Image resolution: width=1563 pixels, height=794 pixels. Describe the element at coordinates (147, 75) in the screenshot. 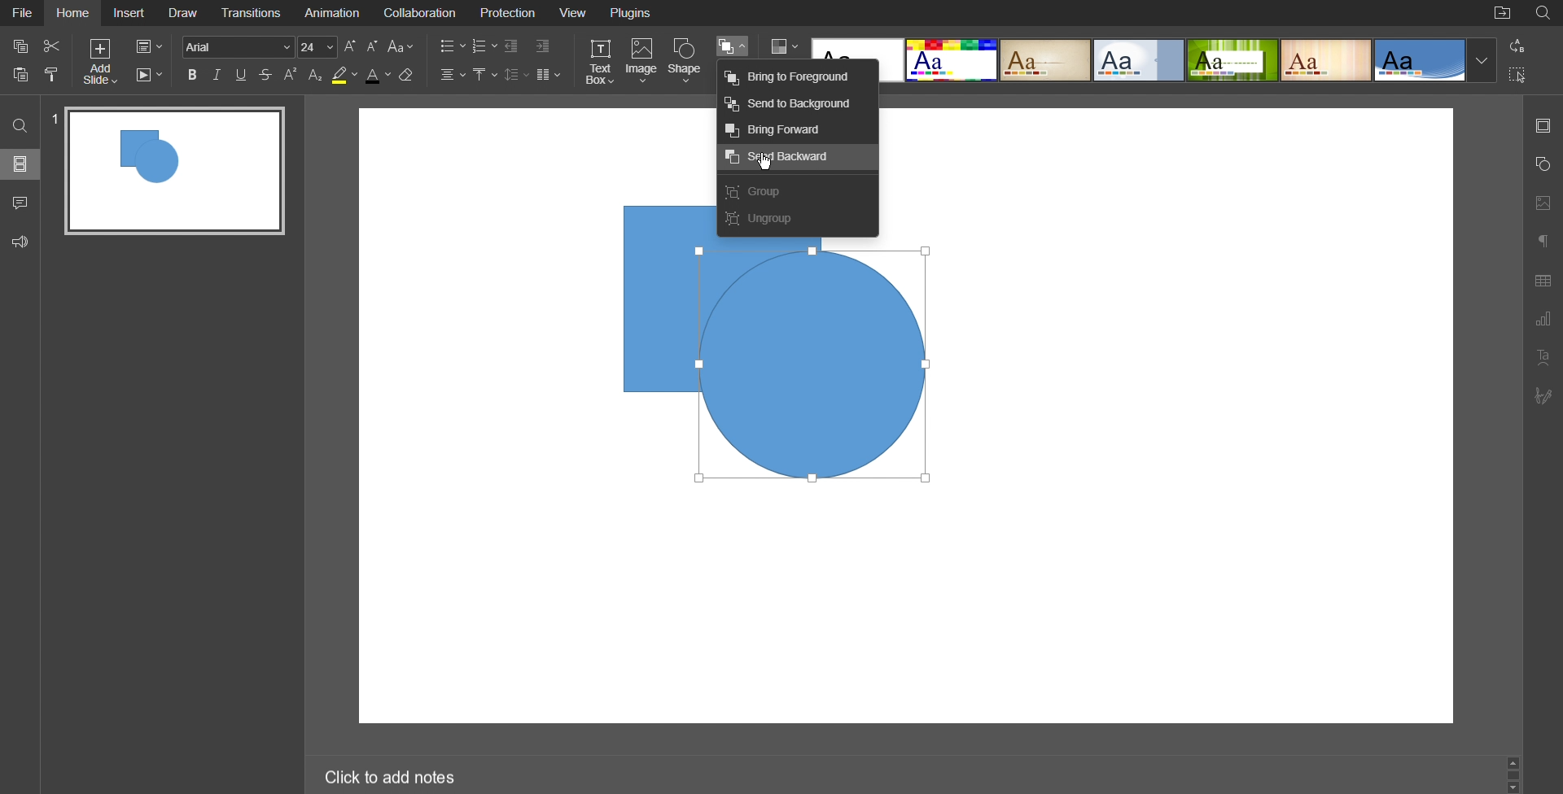

I see `Playback Settings` at that location.